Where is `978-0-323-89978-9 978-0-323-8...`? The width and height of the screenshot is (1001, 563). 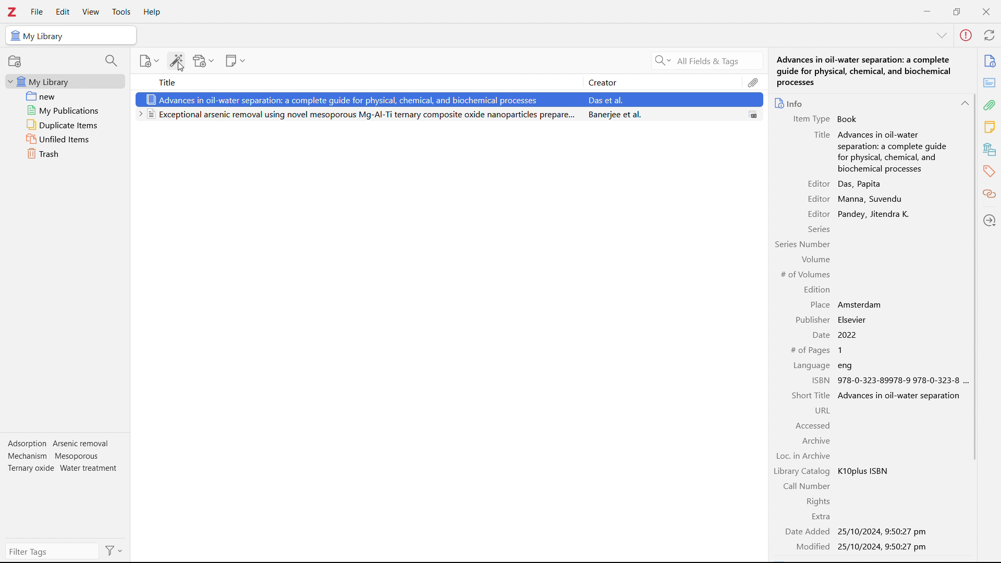 978-0-323-89978-9 978-0-323-8... is located at coordinates (903, 381).